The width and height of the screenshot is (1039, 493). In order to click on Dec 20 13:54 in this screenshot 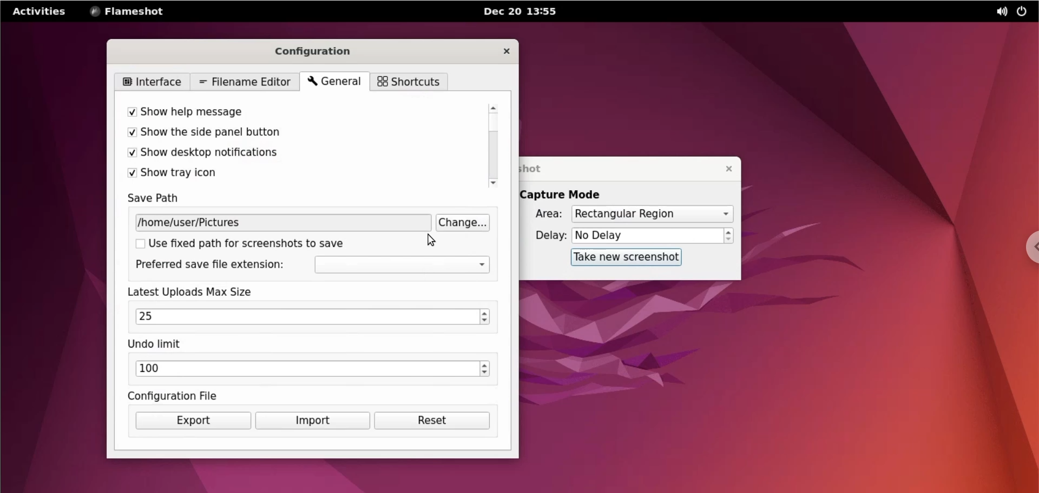, I will do `click(527, 12)`.